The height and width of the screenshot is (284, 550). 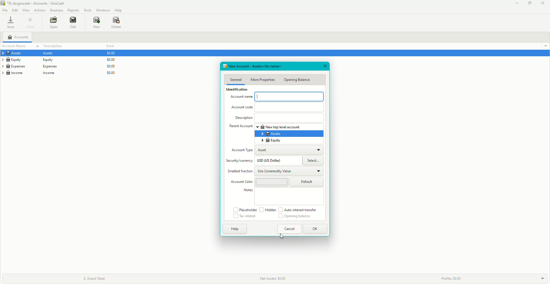 I want to click on Business, so click(x=57, y=11).